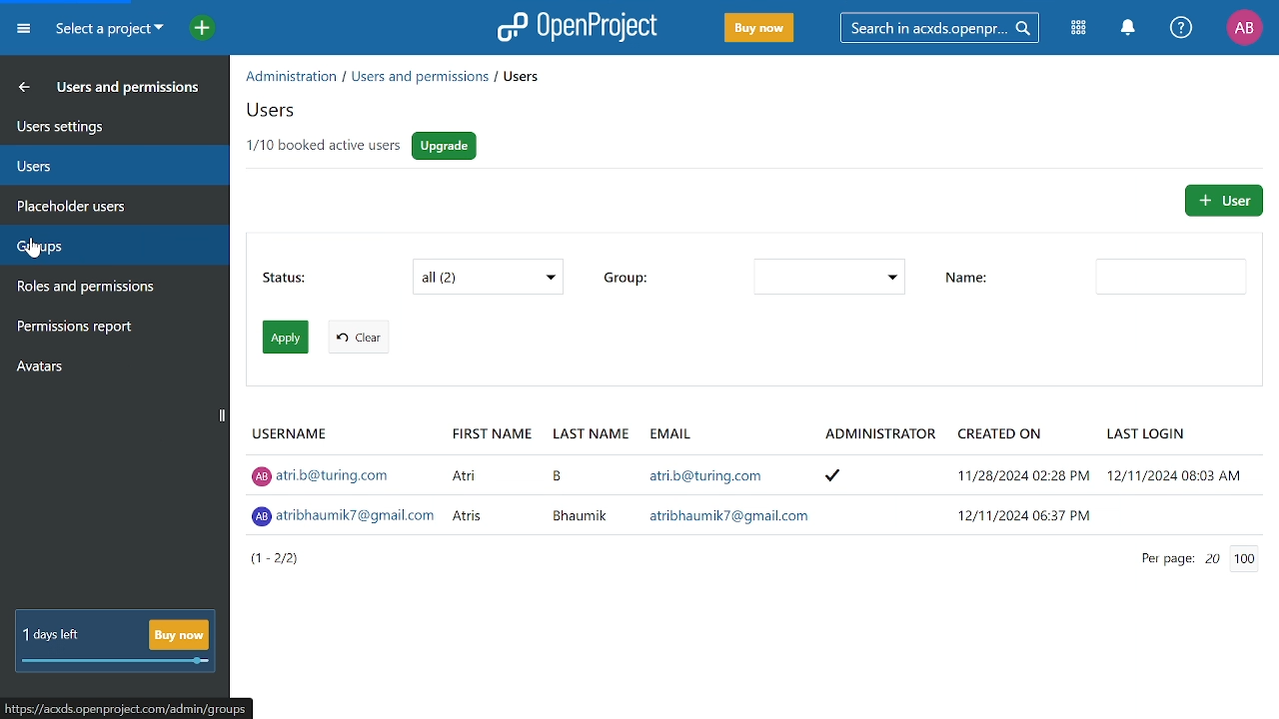 This screenshot has width=1279, height=719. What do you see at coordinates (627, 276) in the screenshot?
I see `group` at bounding box center [627, 276].